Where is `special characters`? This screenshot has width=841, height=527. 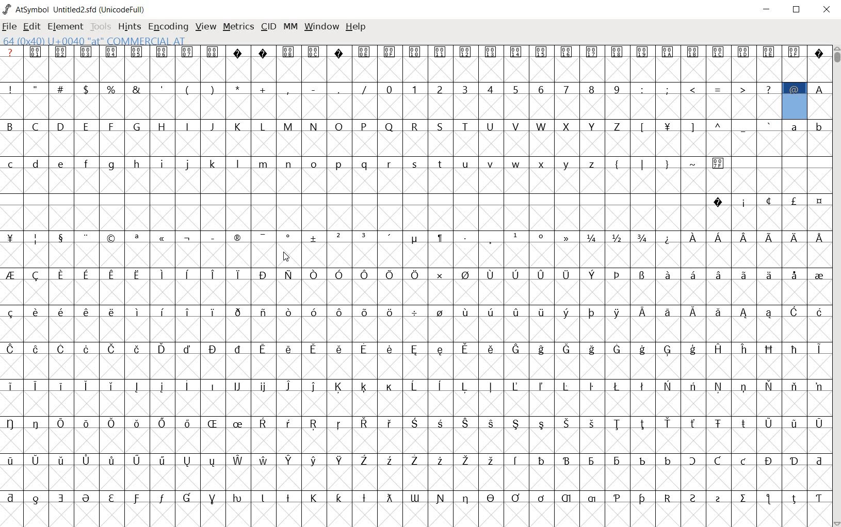 special characters is located at coordinates (767, 201).